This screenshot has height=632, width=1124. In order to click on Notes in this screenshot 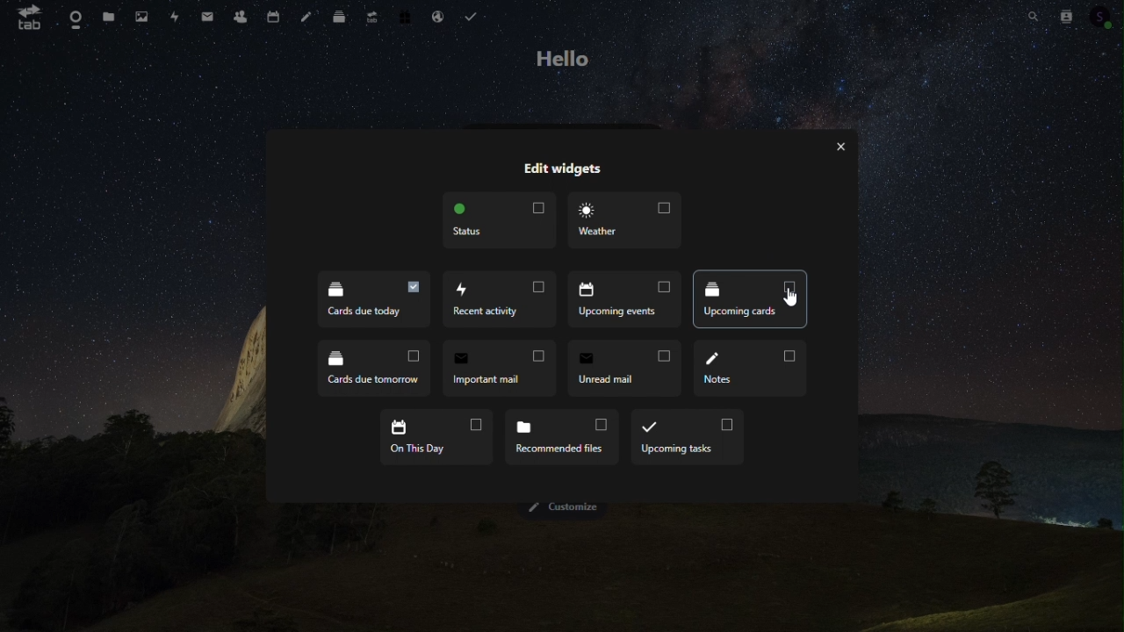, I will do `click(748, 372)`.